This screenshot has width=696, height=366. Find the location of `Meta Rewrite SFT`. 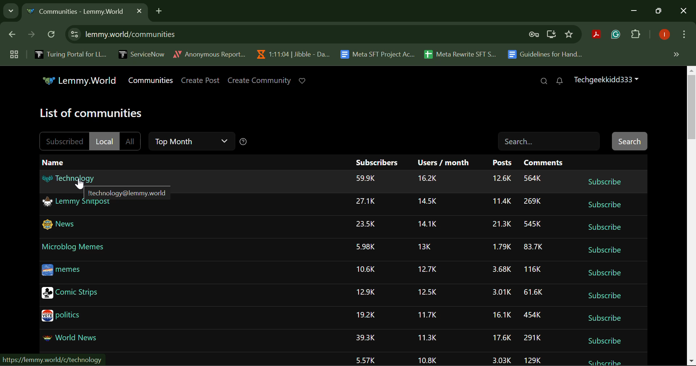

Meta Rewrite SFT is located at coordinates (463, 53).